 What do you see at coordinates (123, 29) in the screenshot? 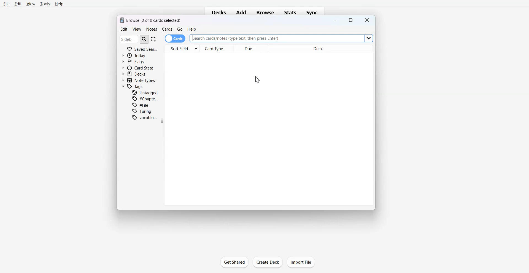
I see `Edit` at bounding box center [123, 29].